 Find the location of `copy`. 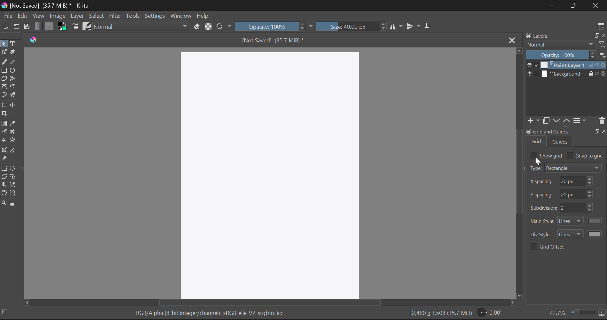

copy is located at coordinates (546, 120).